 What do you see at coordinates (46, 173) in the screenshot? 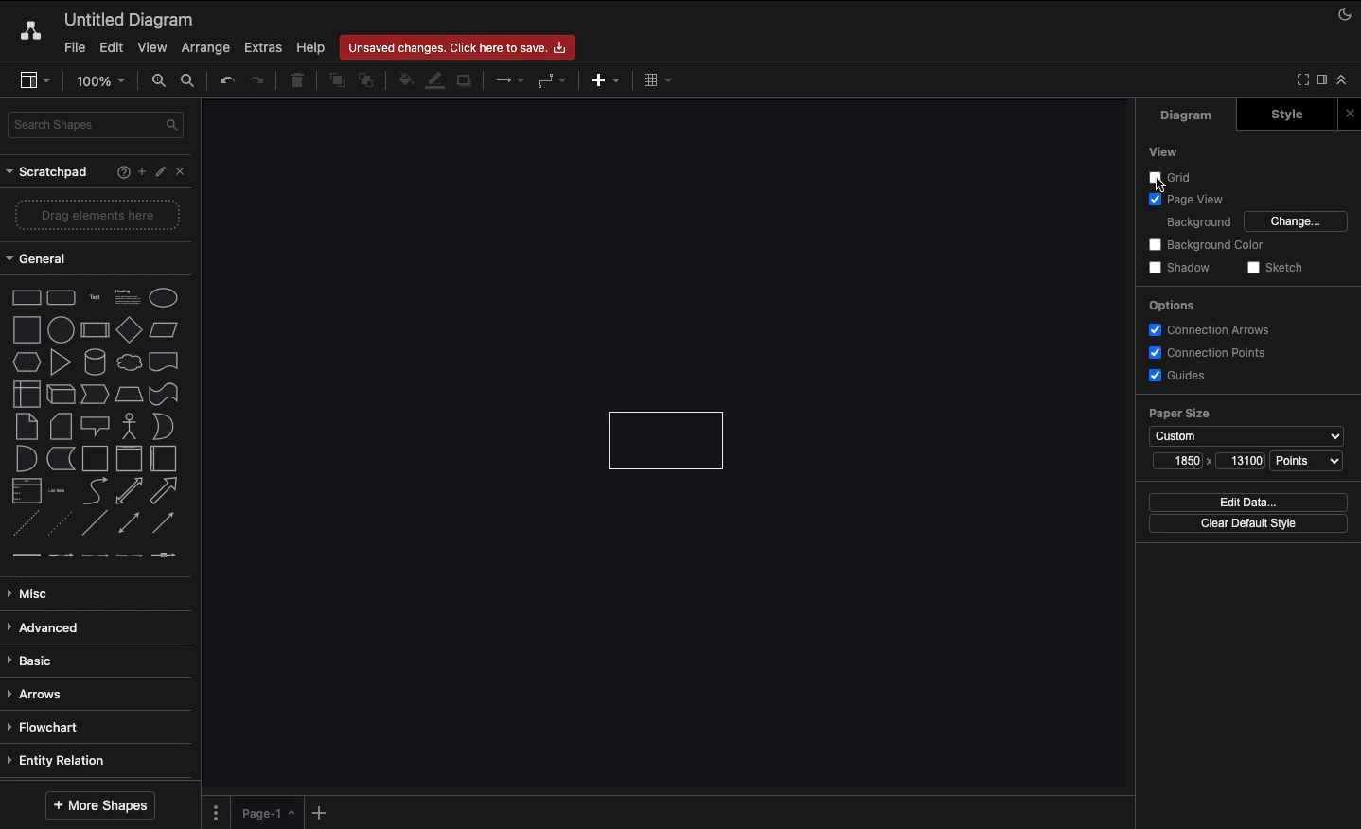
I see `Scratchpad ` at bounding box center [46, 173].